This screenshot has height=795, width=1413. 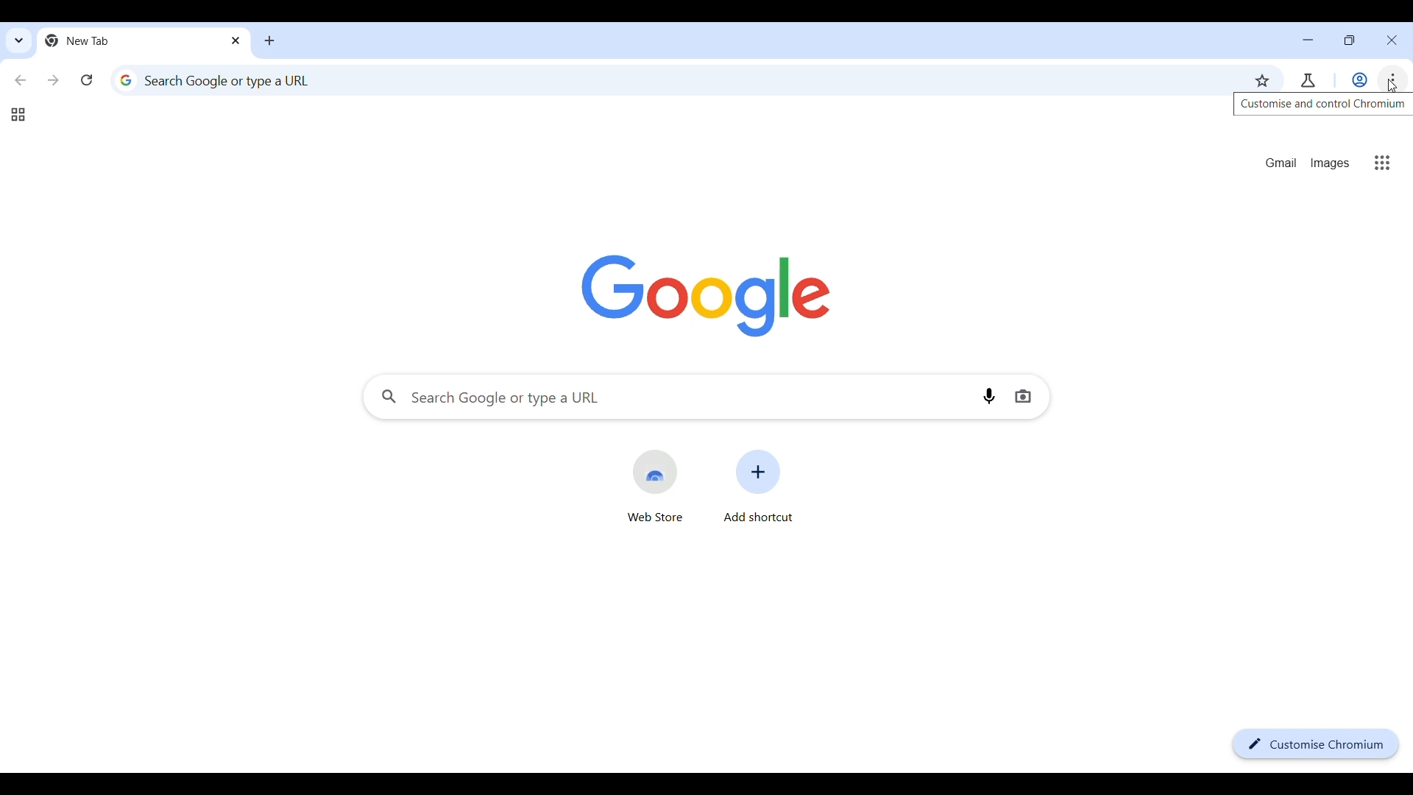 I want to click on Work, so click(x=1359, y=79).